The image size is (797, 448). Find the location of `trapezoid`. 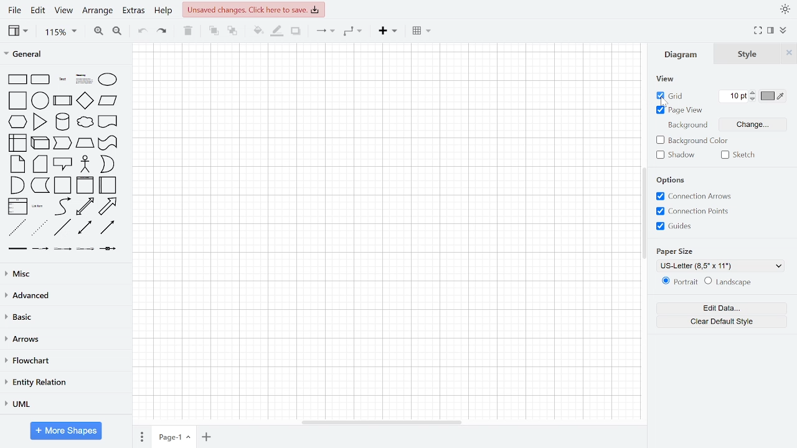

trapezoid is located at coordinates (86, 142).